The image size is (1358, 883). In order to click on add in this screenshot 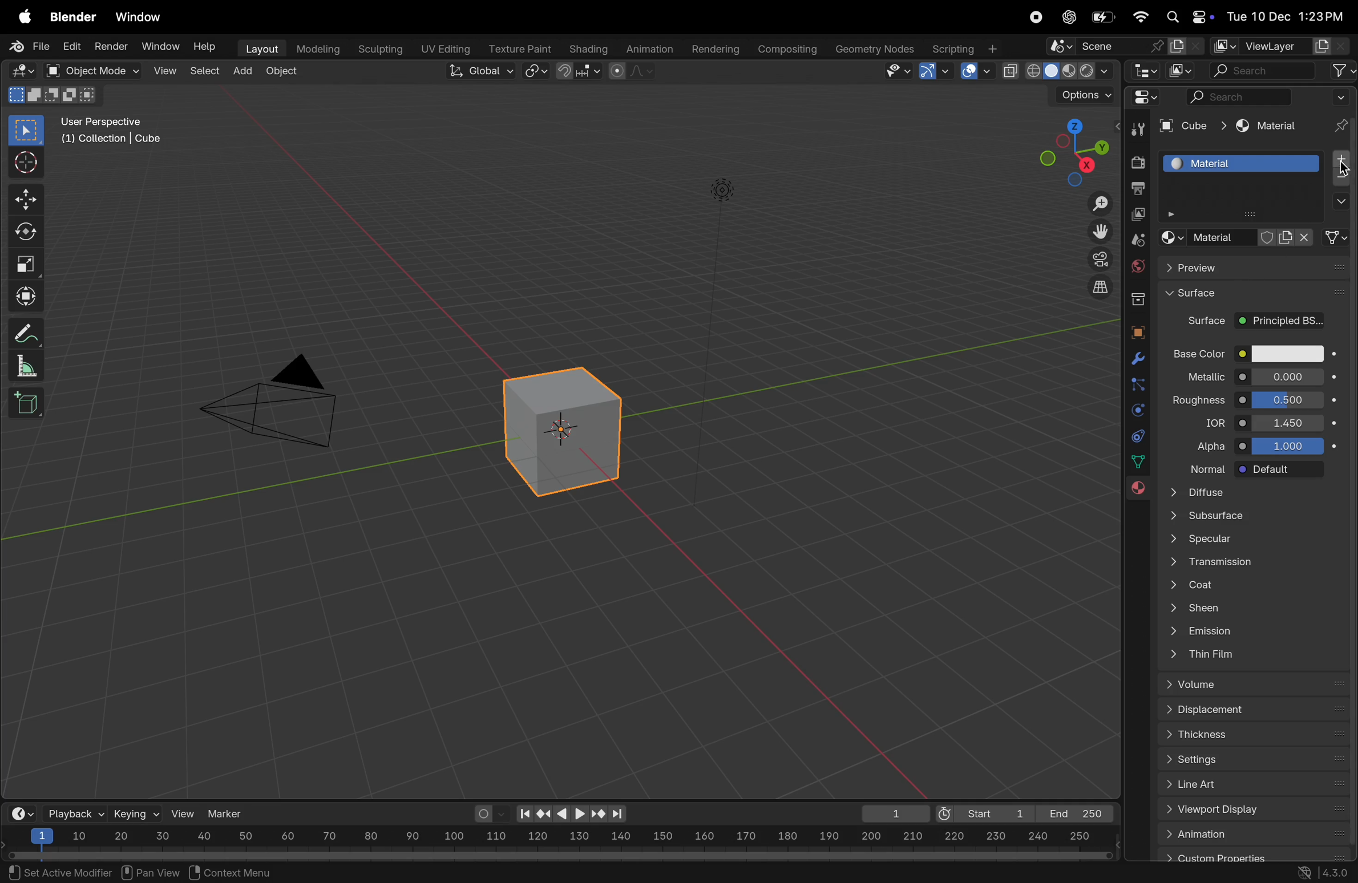, I will do `click(244, 68)`.